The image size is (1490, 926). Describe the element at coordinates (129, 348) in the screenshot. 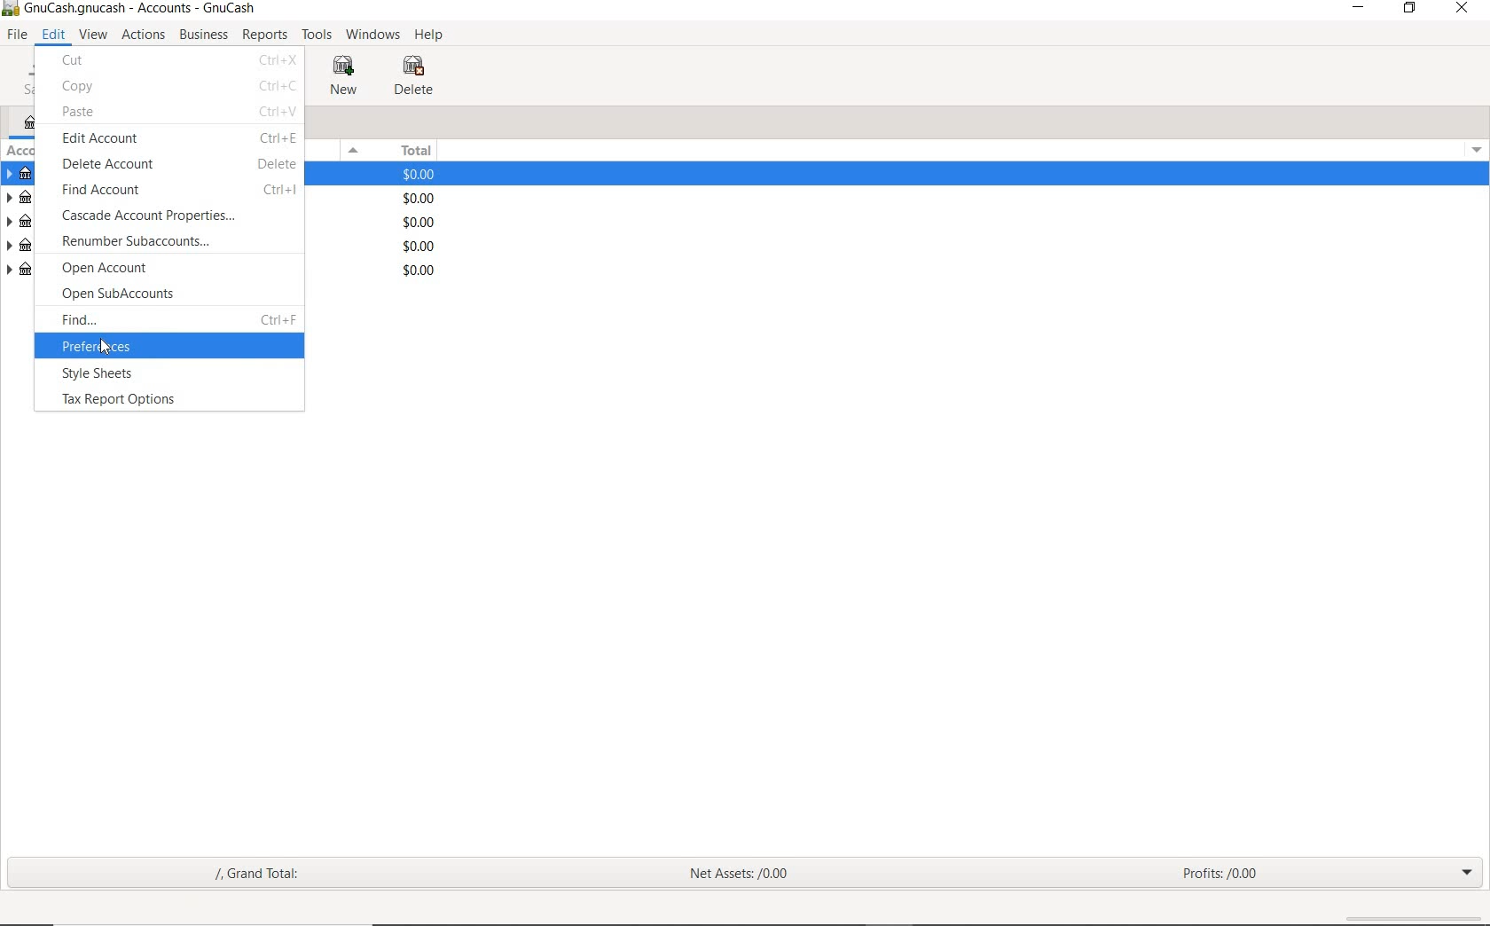

I see `preferences` at that location.